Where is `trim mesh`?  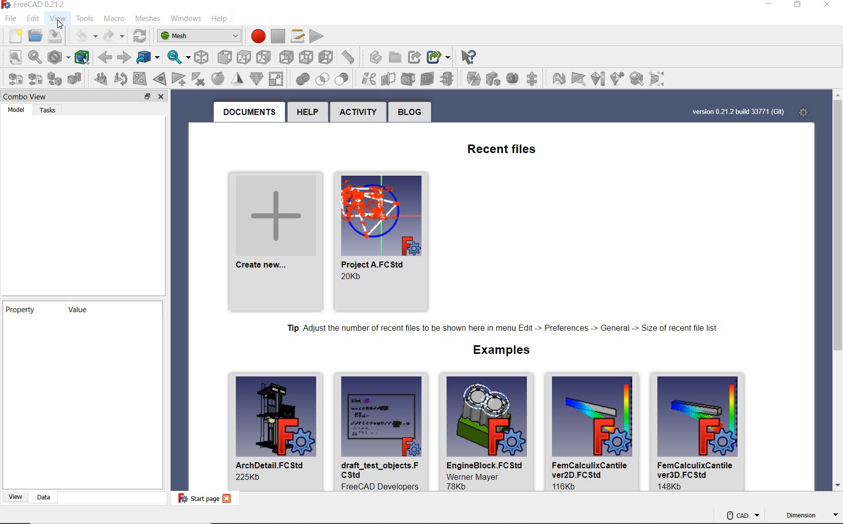
trim mesh is located at coordinates (368, 78).